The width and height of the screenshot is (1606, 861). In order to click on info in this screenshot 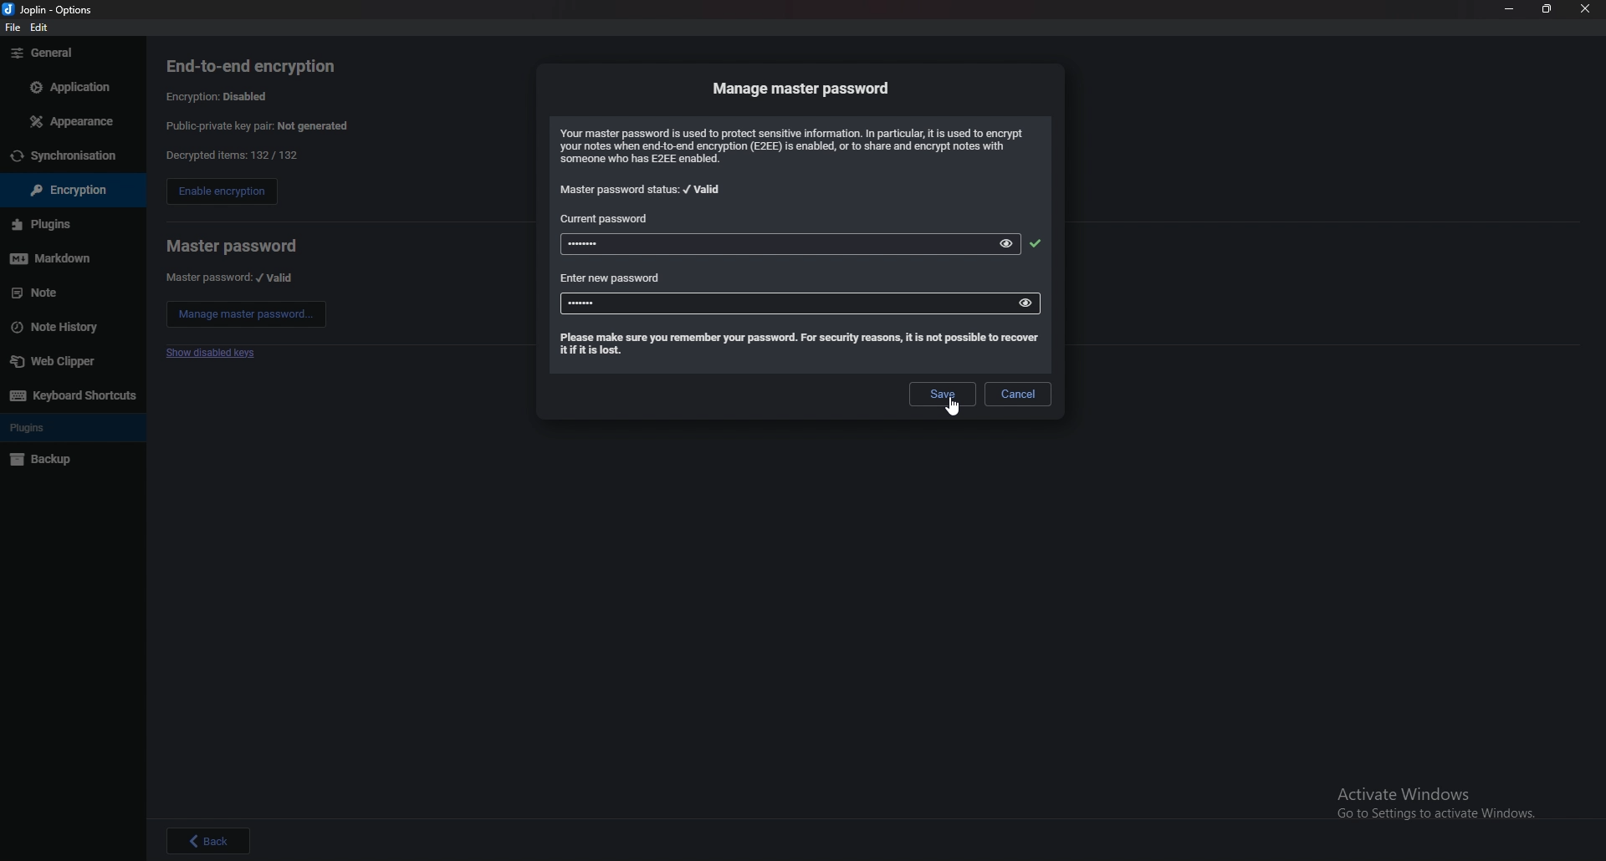, I will do `click(797, 345)`.